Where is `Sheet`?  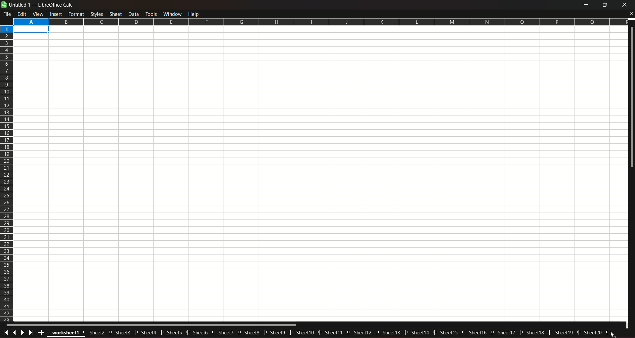
Sheet is located at coordinates (116, 14).